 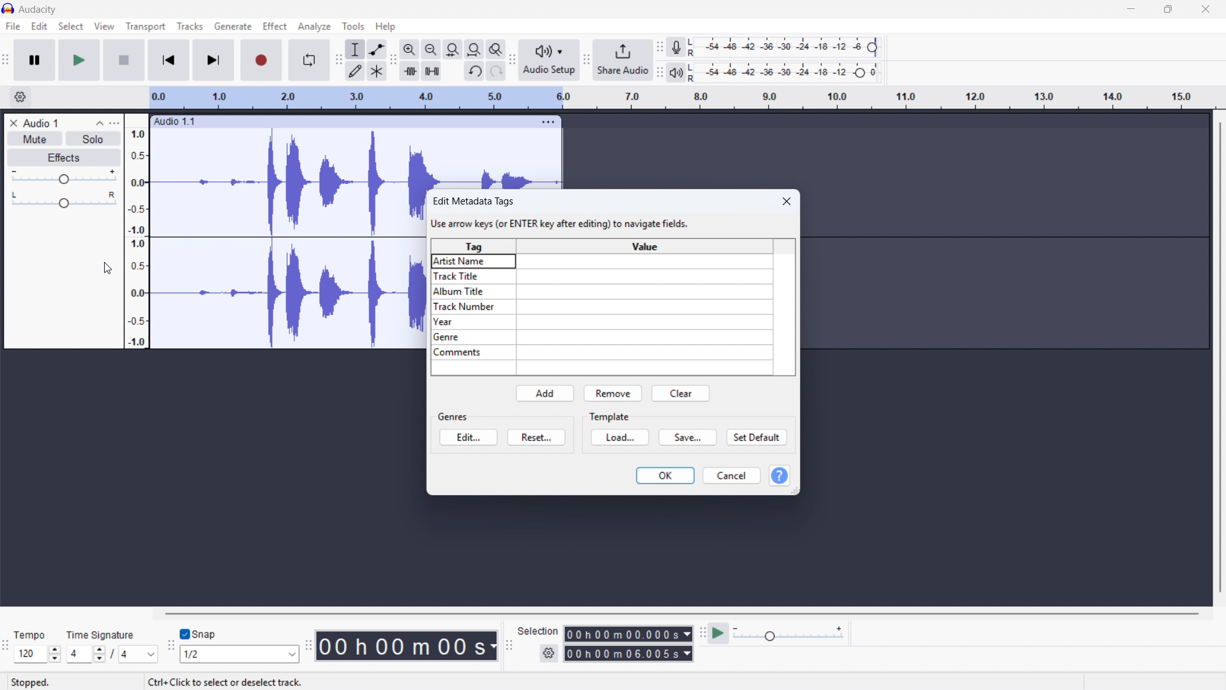 What do you see at coordinates (624, 60) in the screenshot?
I see `share audio` at bounding box center [624, 60].